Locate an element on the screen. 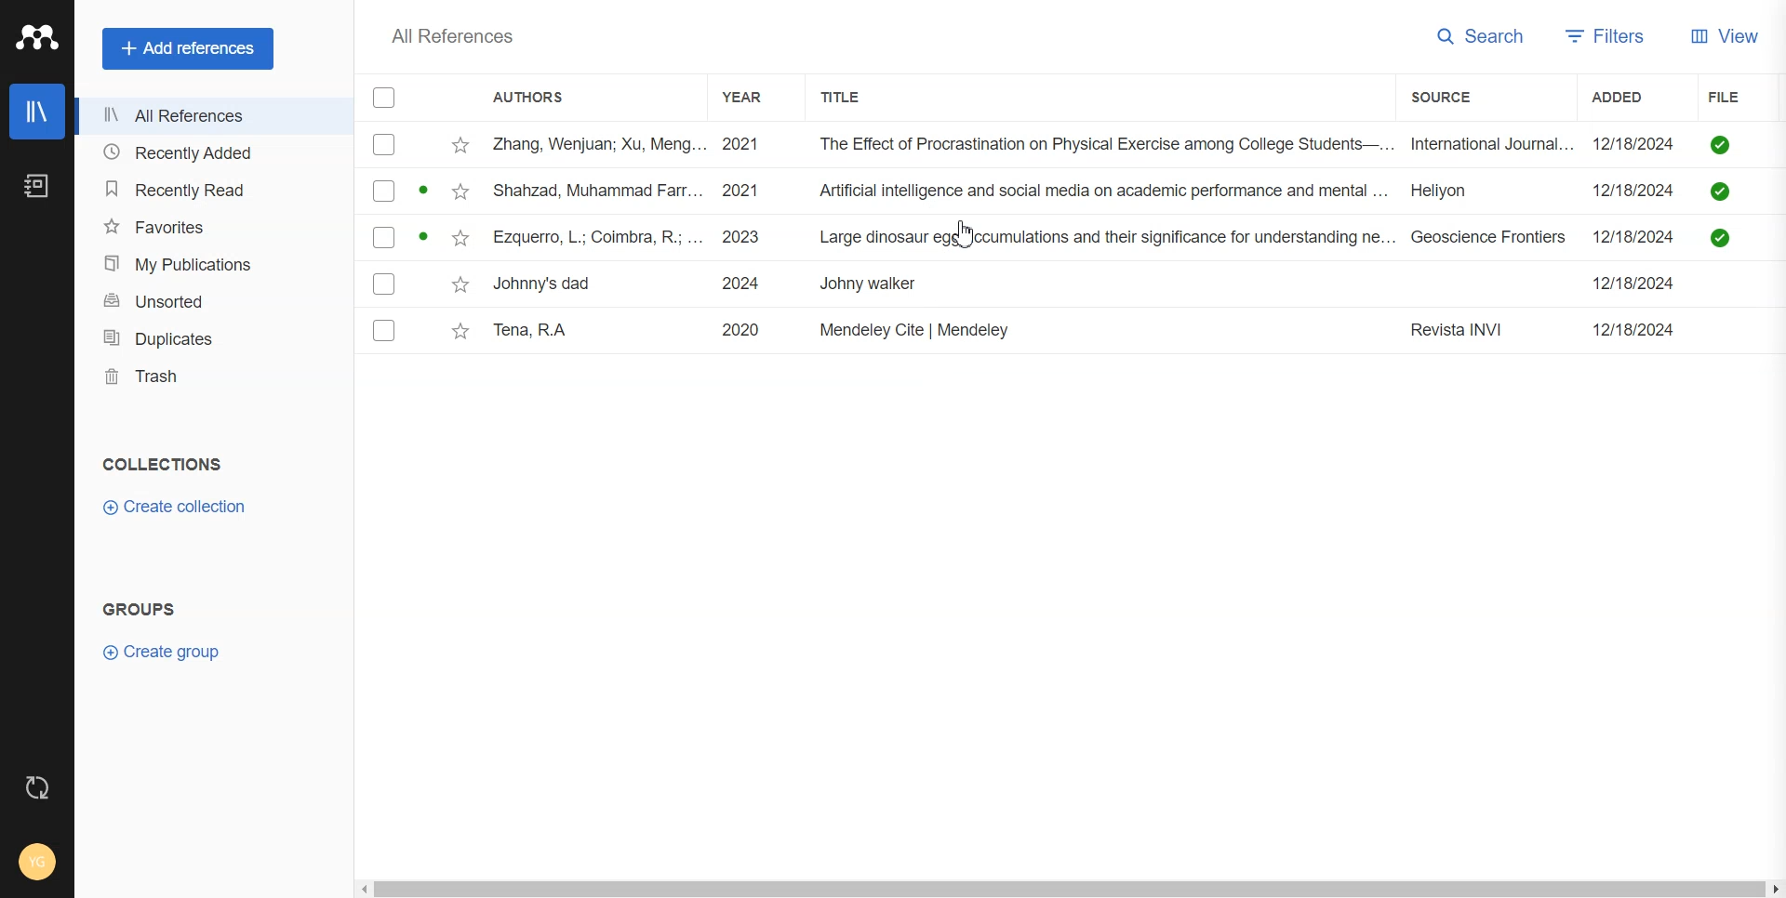 The height and width of the screenshot is (898, 1786). Approved  is located at coordinates (1718, 144).